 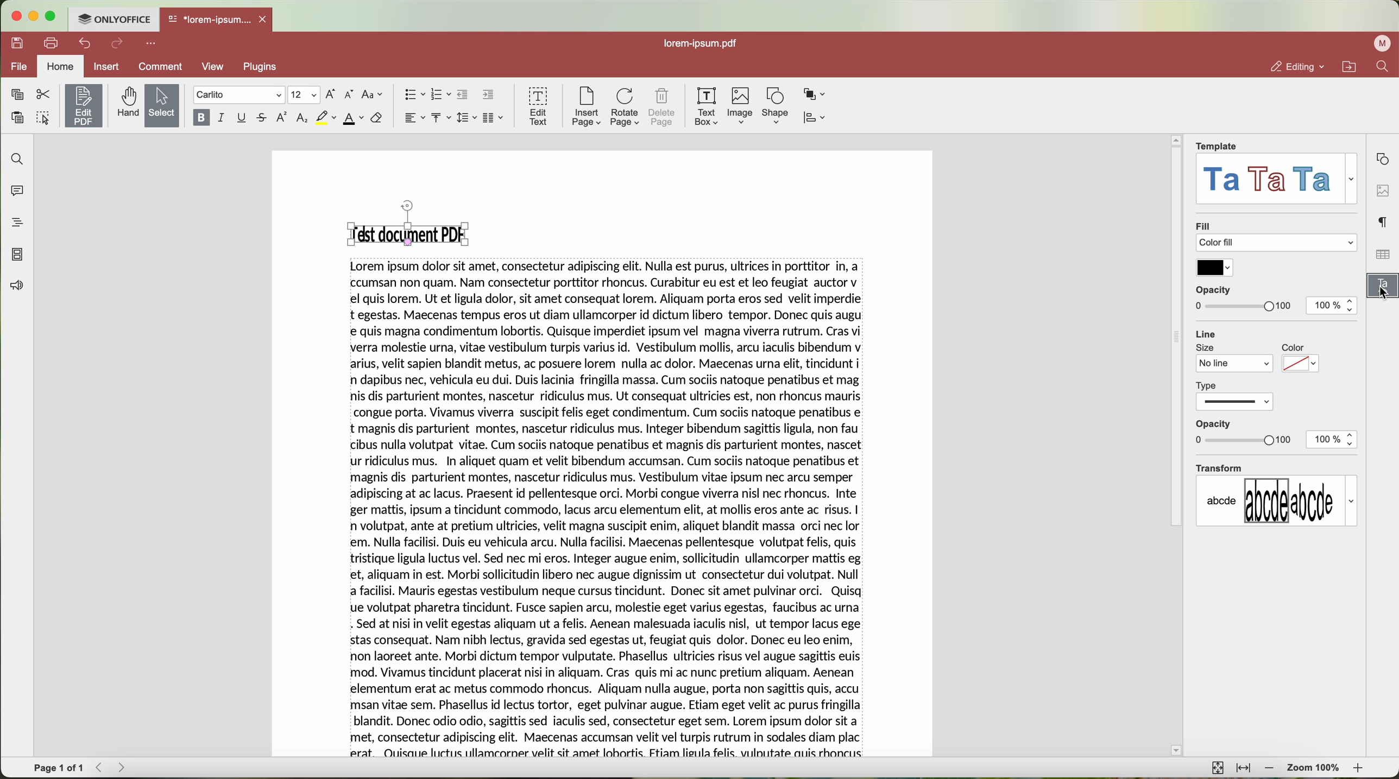 What do you see at coordinates (18, 43) in the screenshot?
I see `save` at bounding box center [18, 43].